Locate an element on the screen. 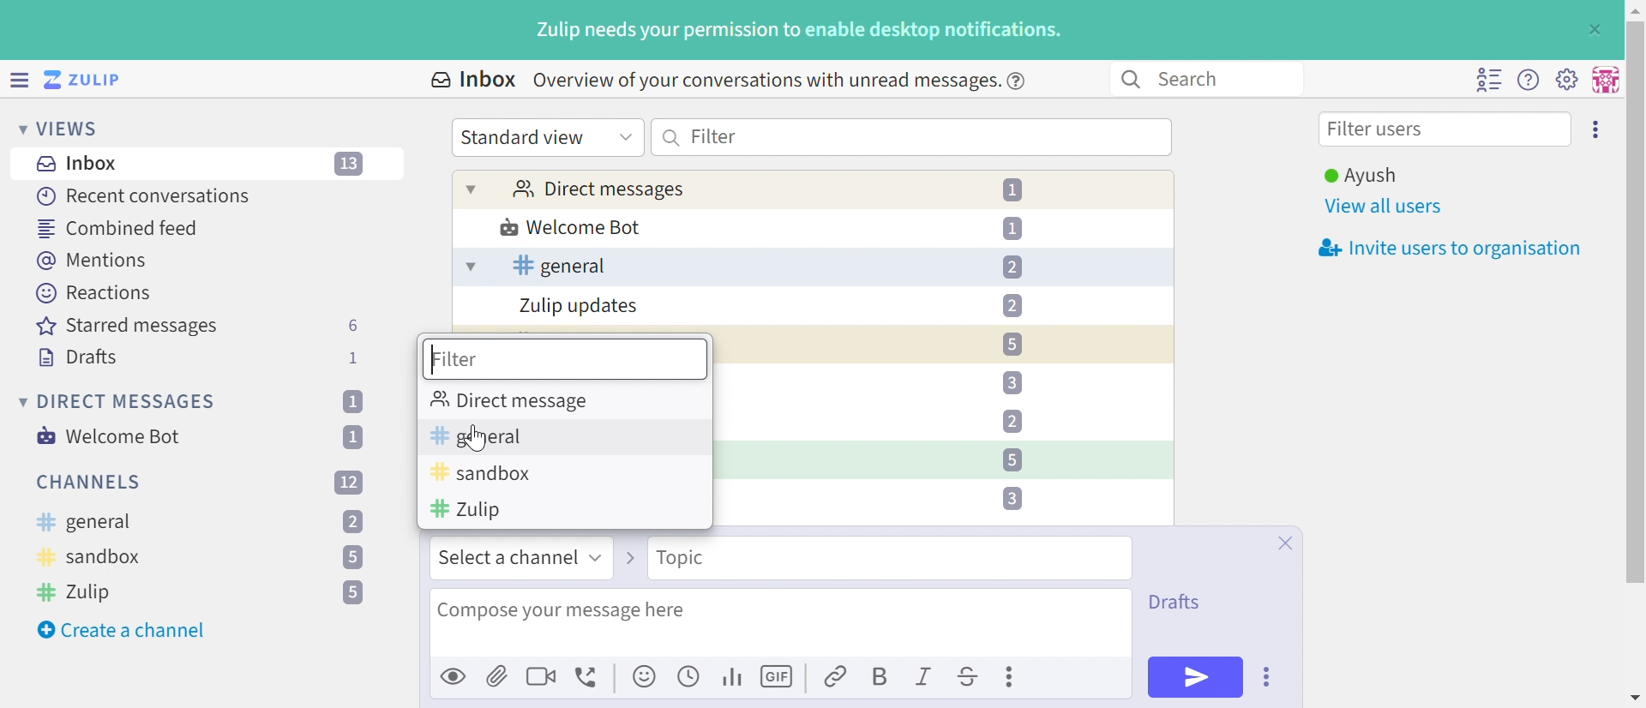 The width and height of the screenshot is (1646, 708). 1 is located at coordinates (351, 401).